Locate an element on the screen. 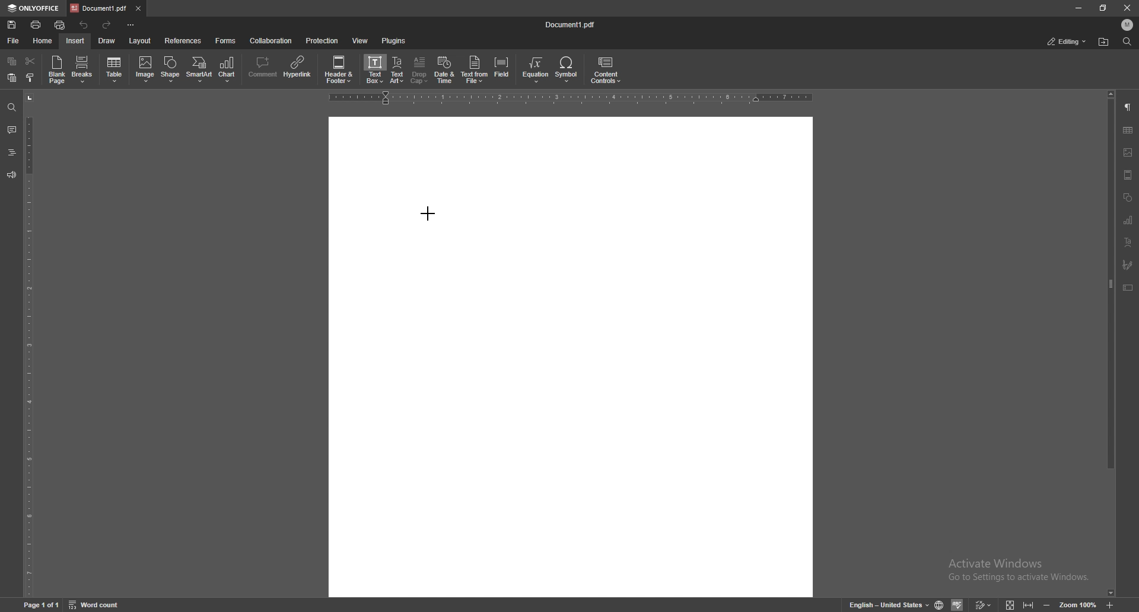  doc is located at coordinates (571, 356).